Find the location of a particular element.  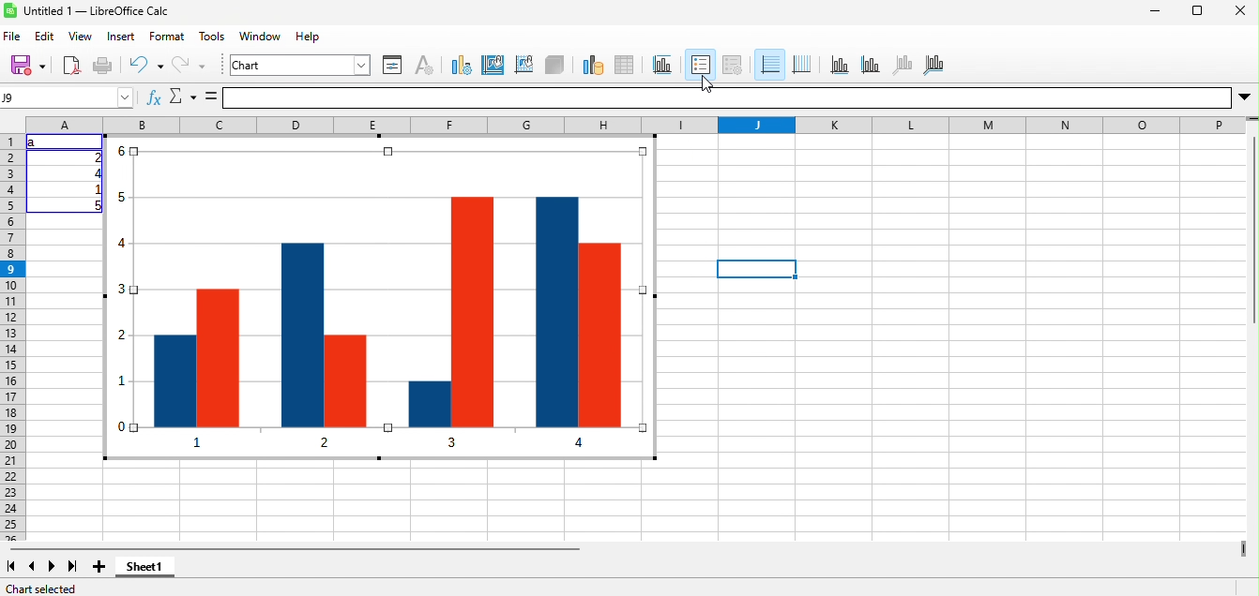

chart selected is located at coordinates (41, 589).